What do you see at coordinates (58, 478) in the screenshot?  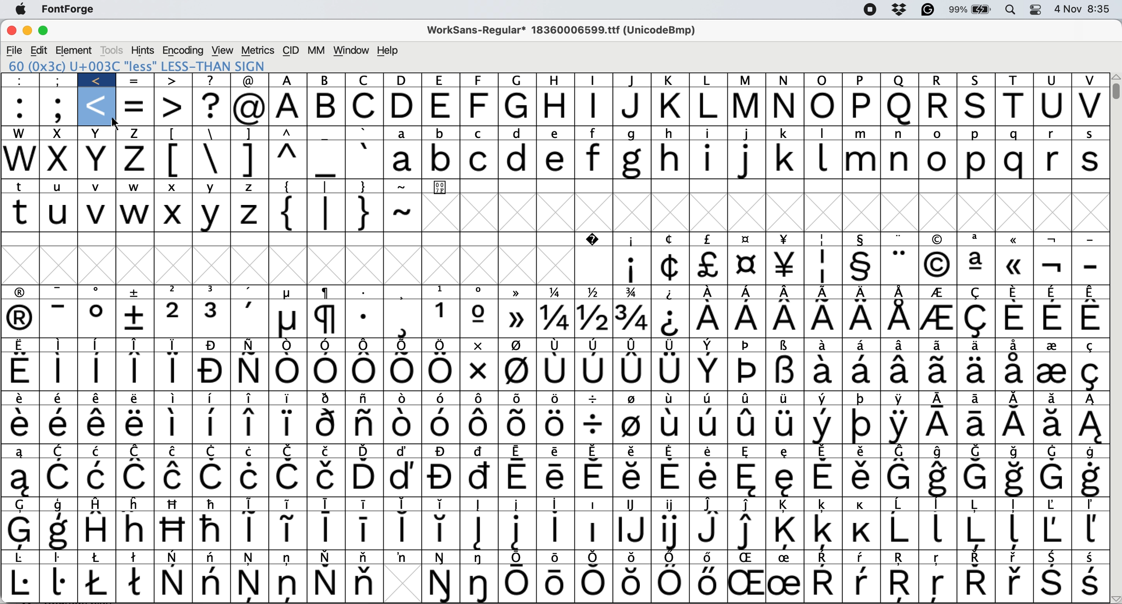 I see `Symbol` at bounding box center [58, 478].